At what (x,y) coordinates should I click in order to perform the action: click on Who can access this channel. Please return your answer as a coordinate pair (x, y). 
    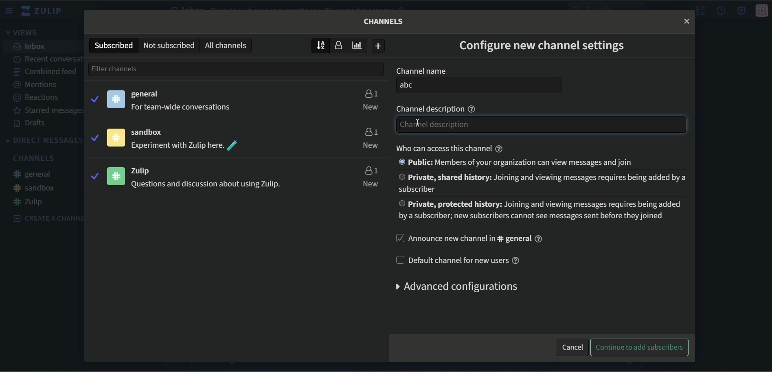
    Looking at the image, I should click on (451, 147).